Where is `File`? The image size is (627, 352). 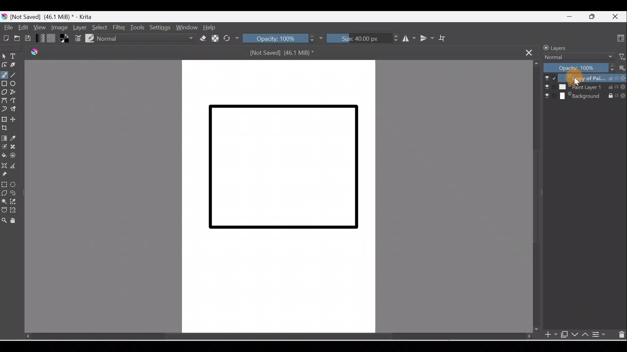
File is located at coordinates (7, 27).